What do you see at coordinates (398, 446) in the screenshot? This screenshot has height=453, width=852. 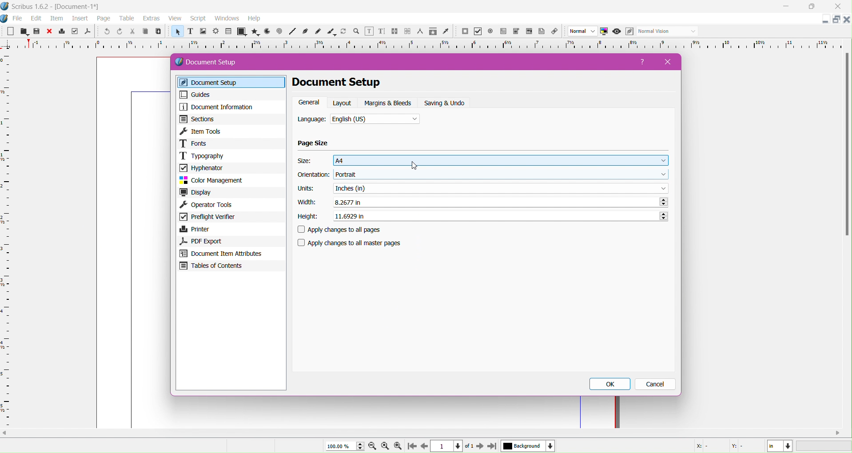 I see `zoom in` at bounding box center [398, 446].